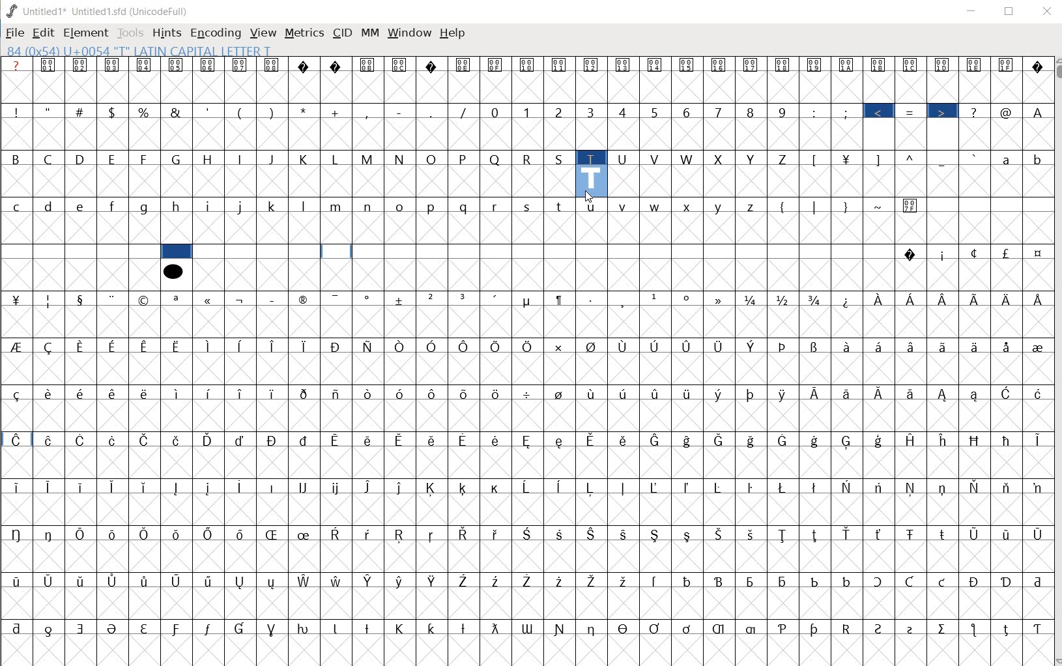 This screenshot has height=666, width=1062. Describe the element at coordinates (592, 298) in the screenshot. I see `Symbol` at that location.